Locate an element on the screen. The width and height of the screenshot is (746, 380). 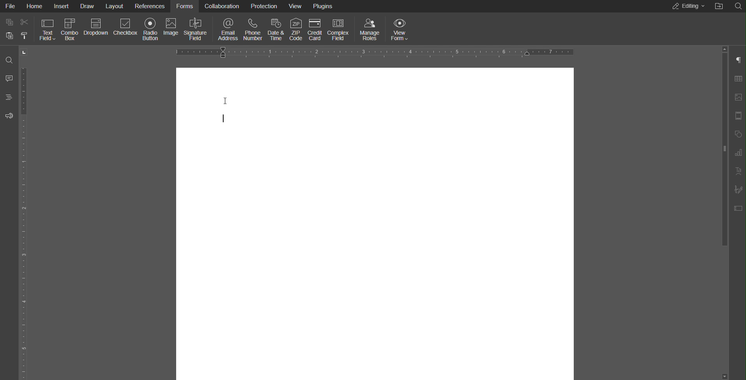
Email Address is located at coordinates (226, 28).